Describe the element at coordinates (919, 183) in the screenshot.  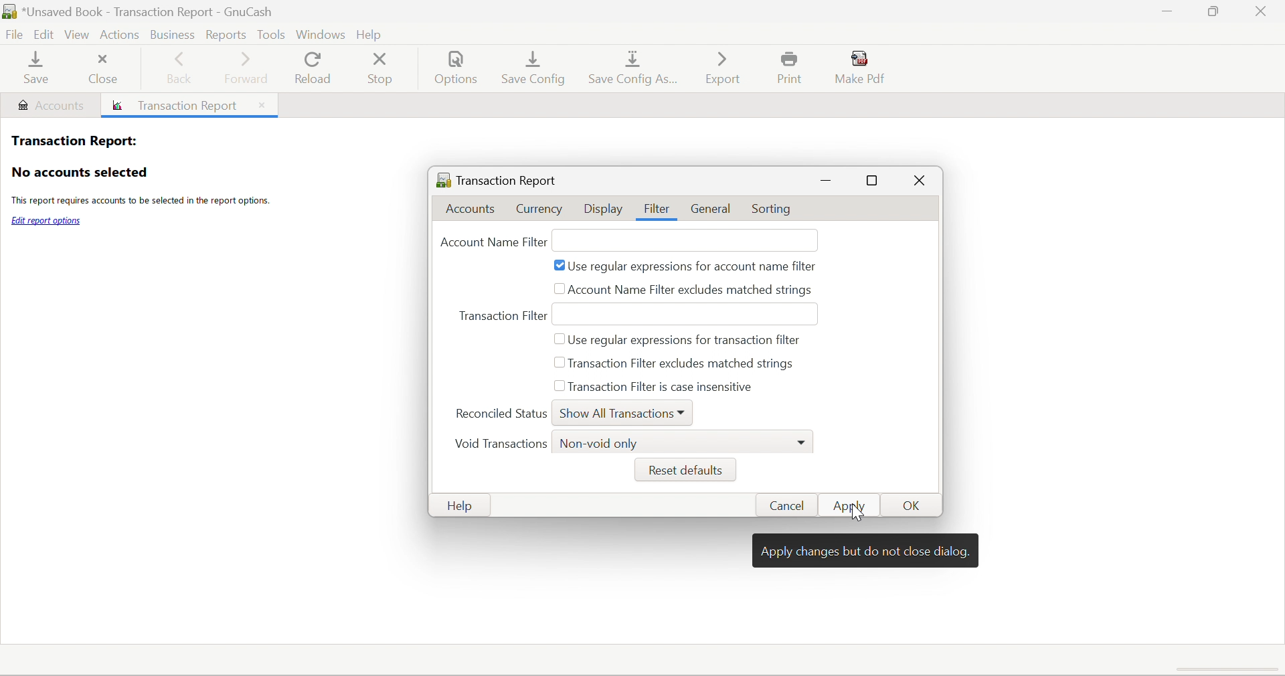
I see `Close` at that location.